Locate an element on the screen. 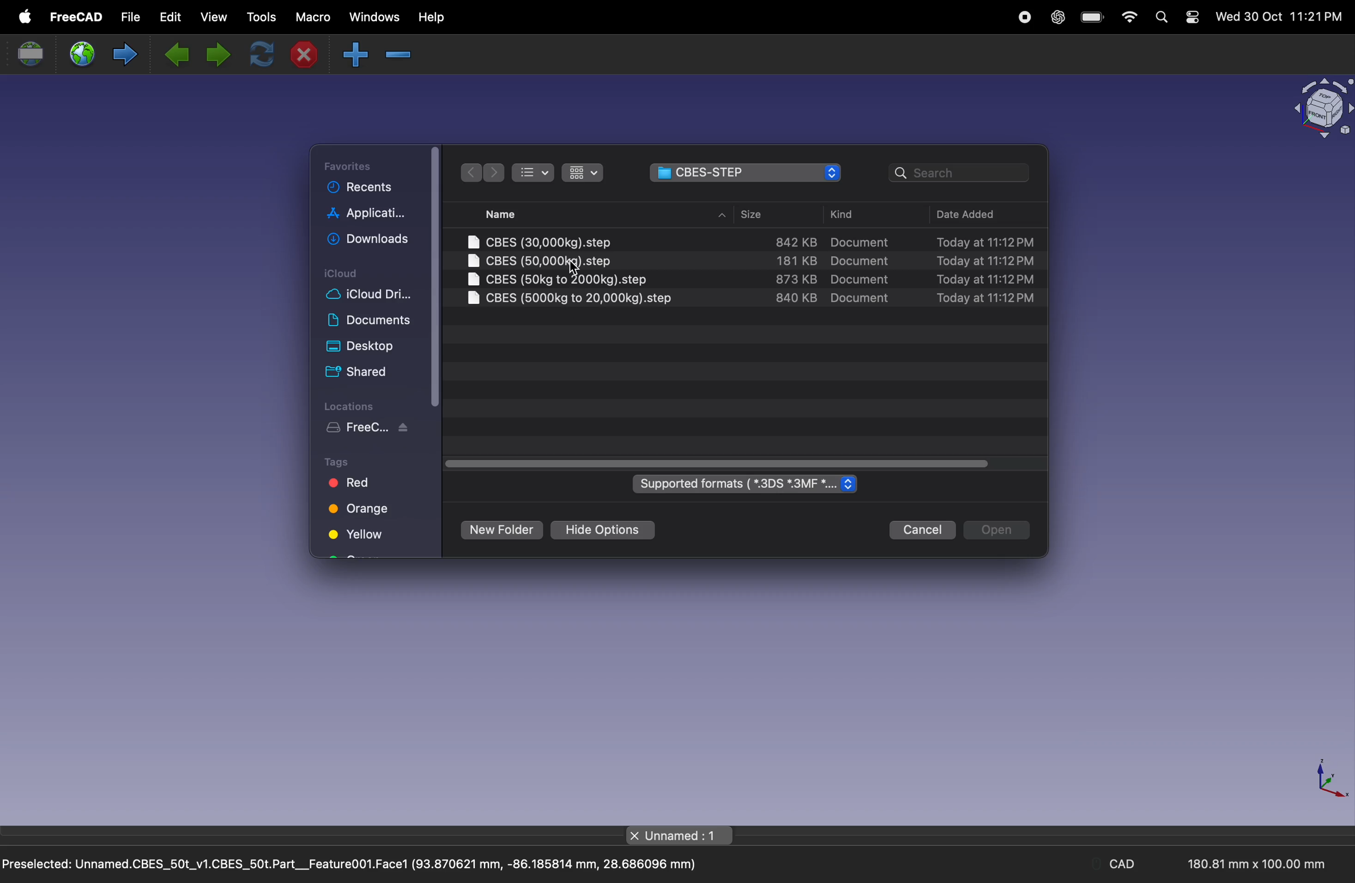 This screenshot has height=883, width=1355. recent is located at coordinates (361, 188).